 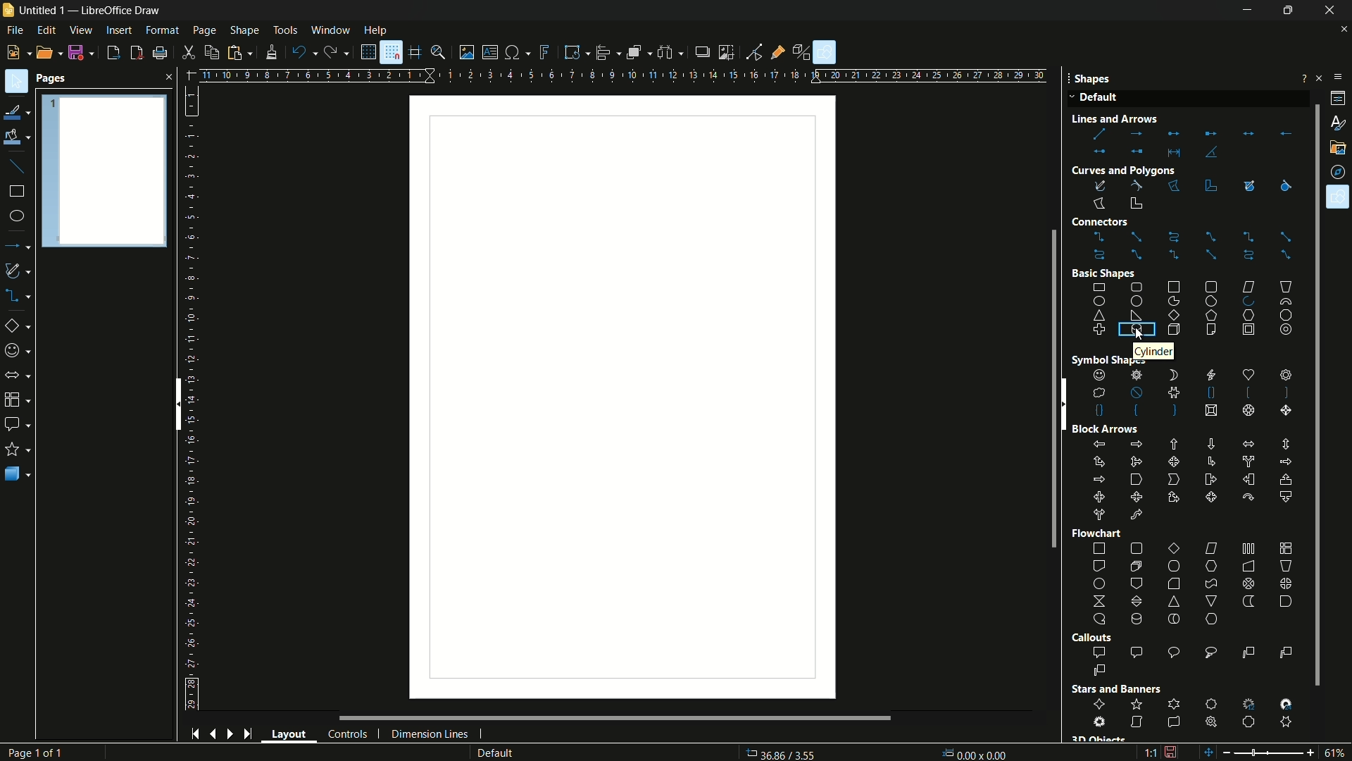 What do you see at coordinates (46, 30) in the screenshot?
I see `edit menu` at bounding box center [46, 30].